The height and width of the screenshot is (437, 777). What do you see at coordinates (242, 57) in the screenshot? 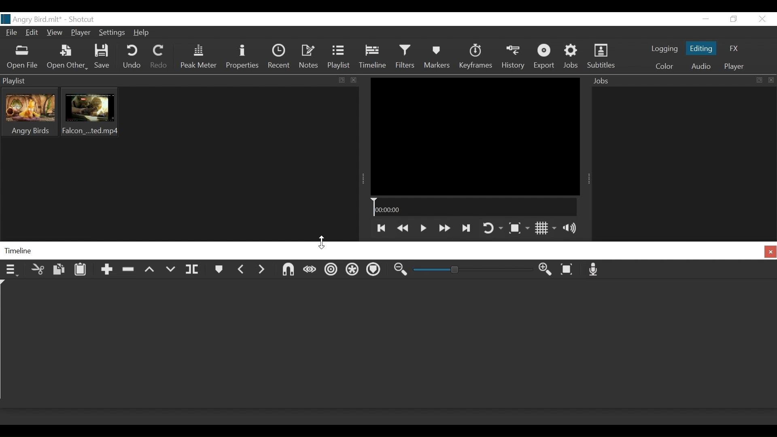
I see `Properties` at bounding box center [242, 57].